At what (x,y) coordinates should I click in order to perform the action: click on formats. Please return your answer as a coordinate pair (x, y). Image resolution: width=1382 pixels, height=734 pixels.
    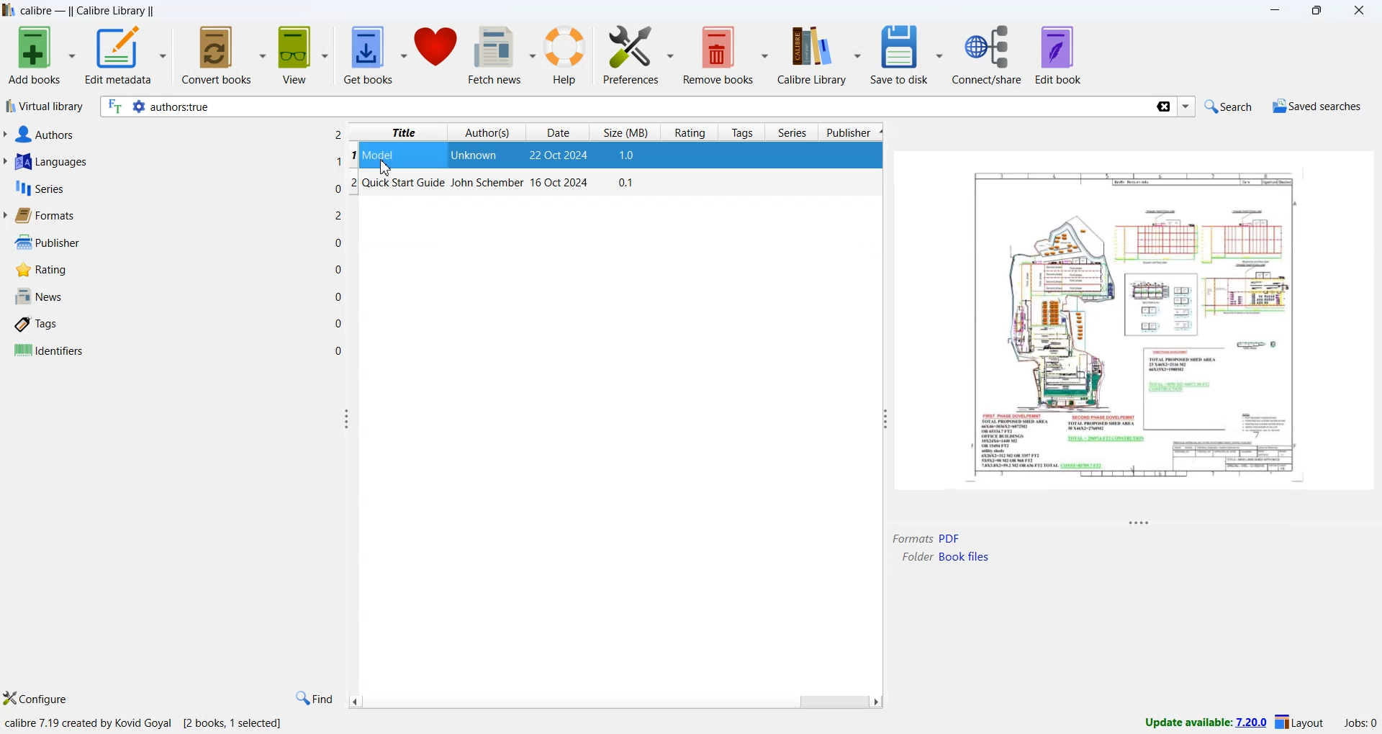
    Looking at the image, I should click on (44, 216).